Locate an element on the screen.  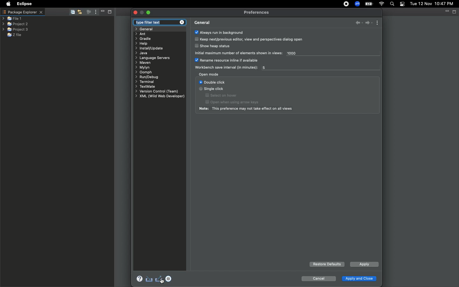
Always run in background is located at coordinates (219, 32).